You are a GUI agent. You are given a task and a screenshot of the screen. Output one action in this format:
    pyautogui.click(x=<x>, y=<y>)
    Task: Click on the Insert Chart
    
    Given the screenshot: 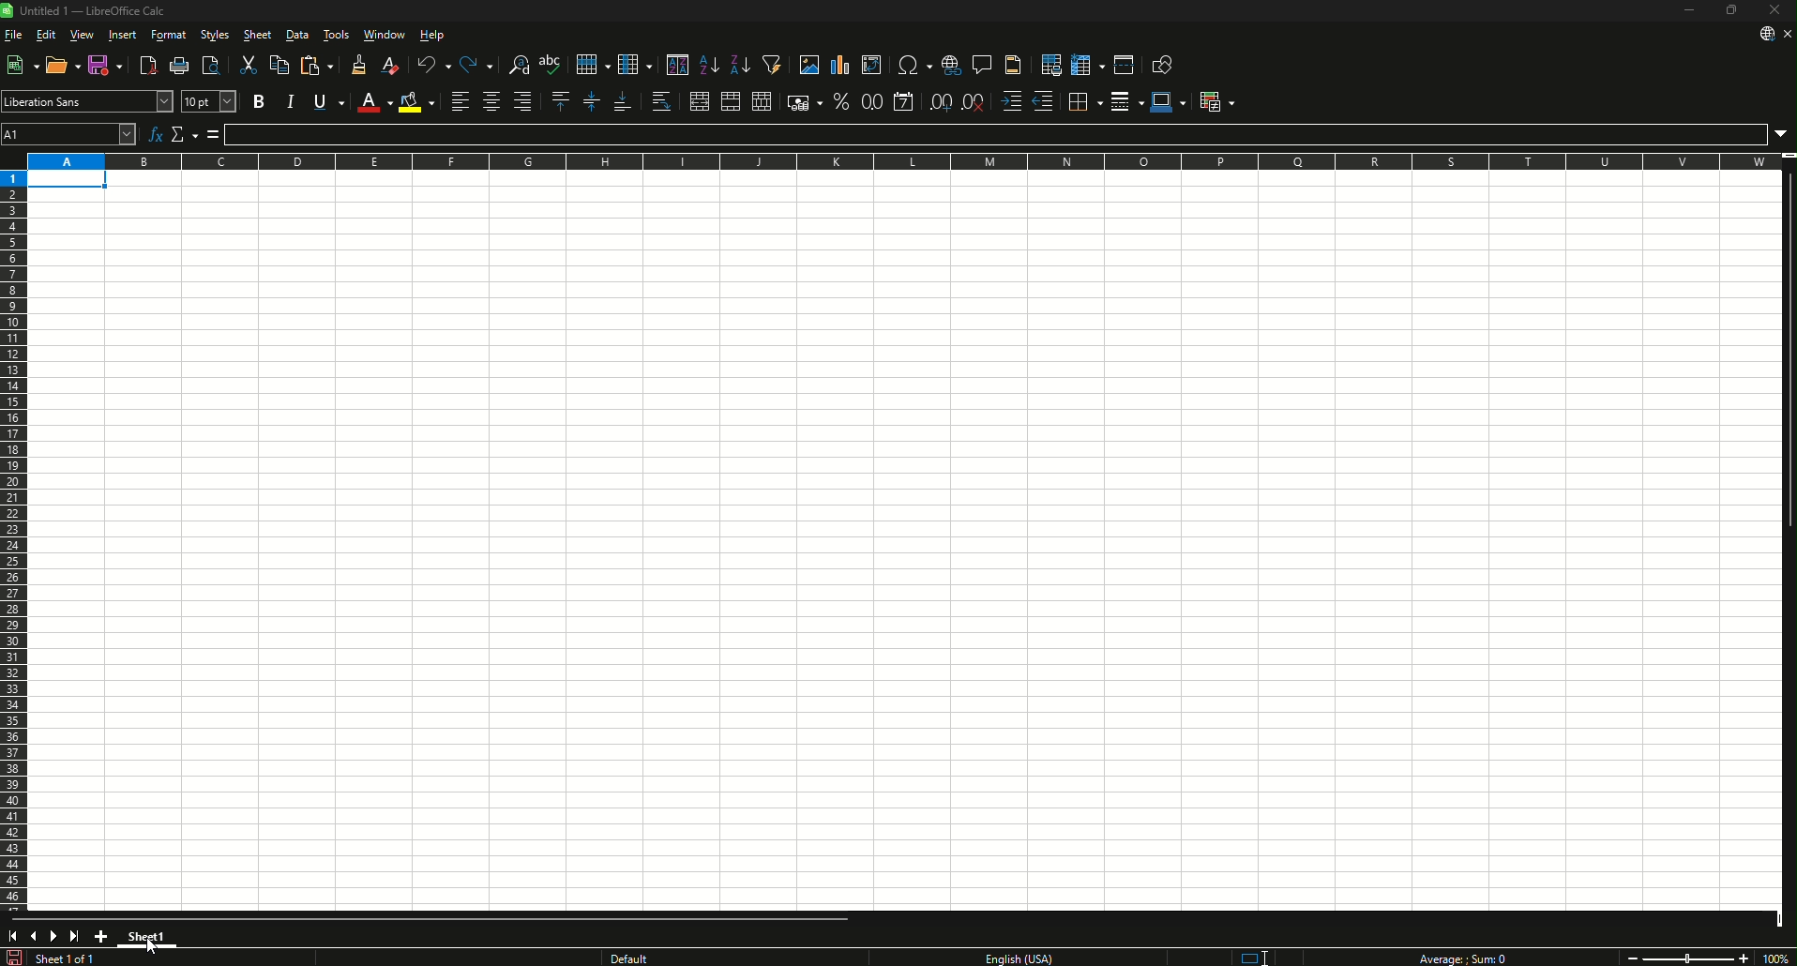 What is the action you would take?
    pyautogui.click(x=840, y=65)
    